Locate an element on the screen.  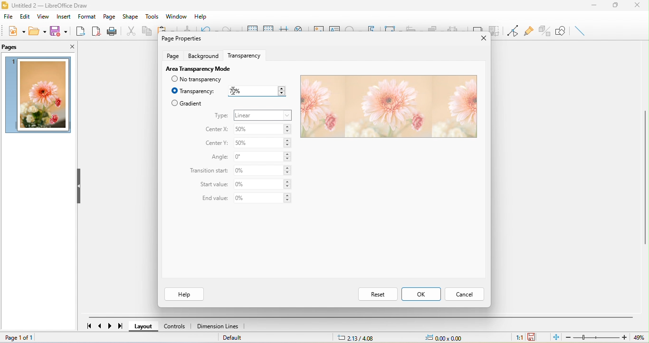
glue point function is located at coordinates (528, 29).